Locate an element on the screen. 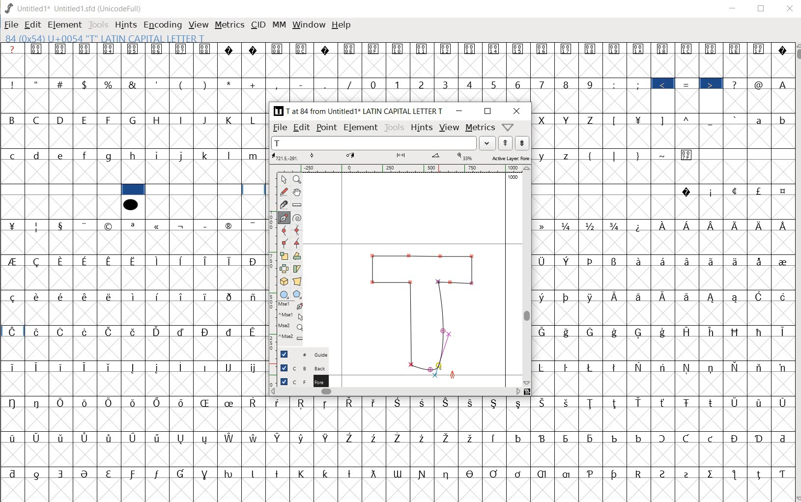 The height and width of the screenshot is (502, 801). Symbol is located at coordinates (593, 438).